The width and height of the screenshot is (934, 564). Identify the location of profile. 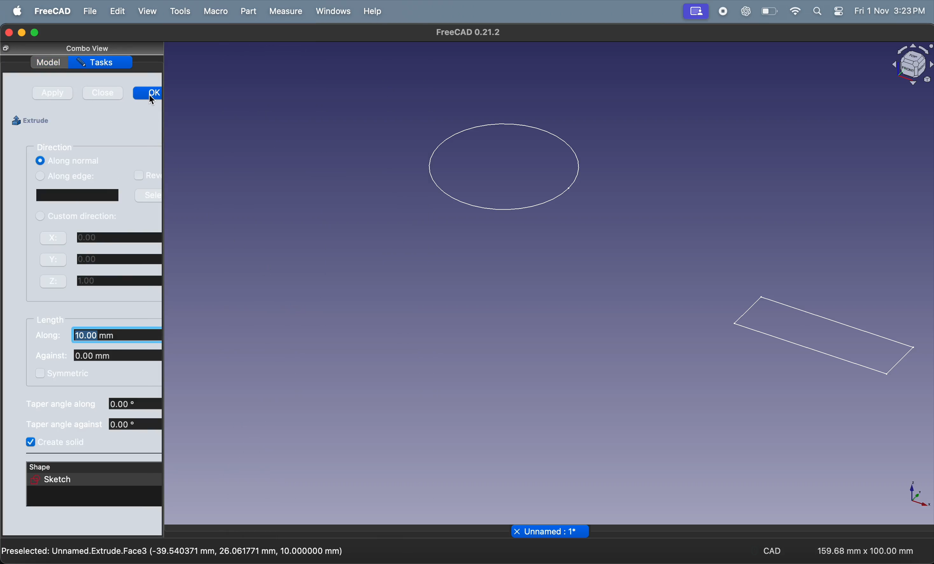
(694, 12).